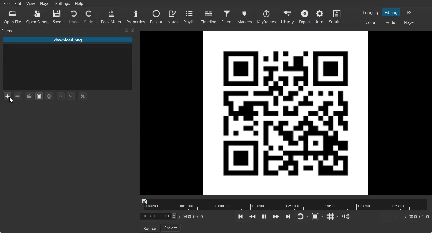 The image size is (432, 233). I want to click on Open File, so click(13, 17).